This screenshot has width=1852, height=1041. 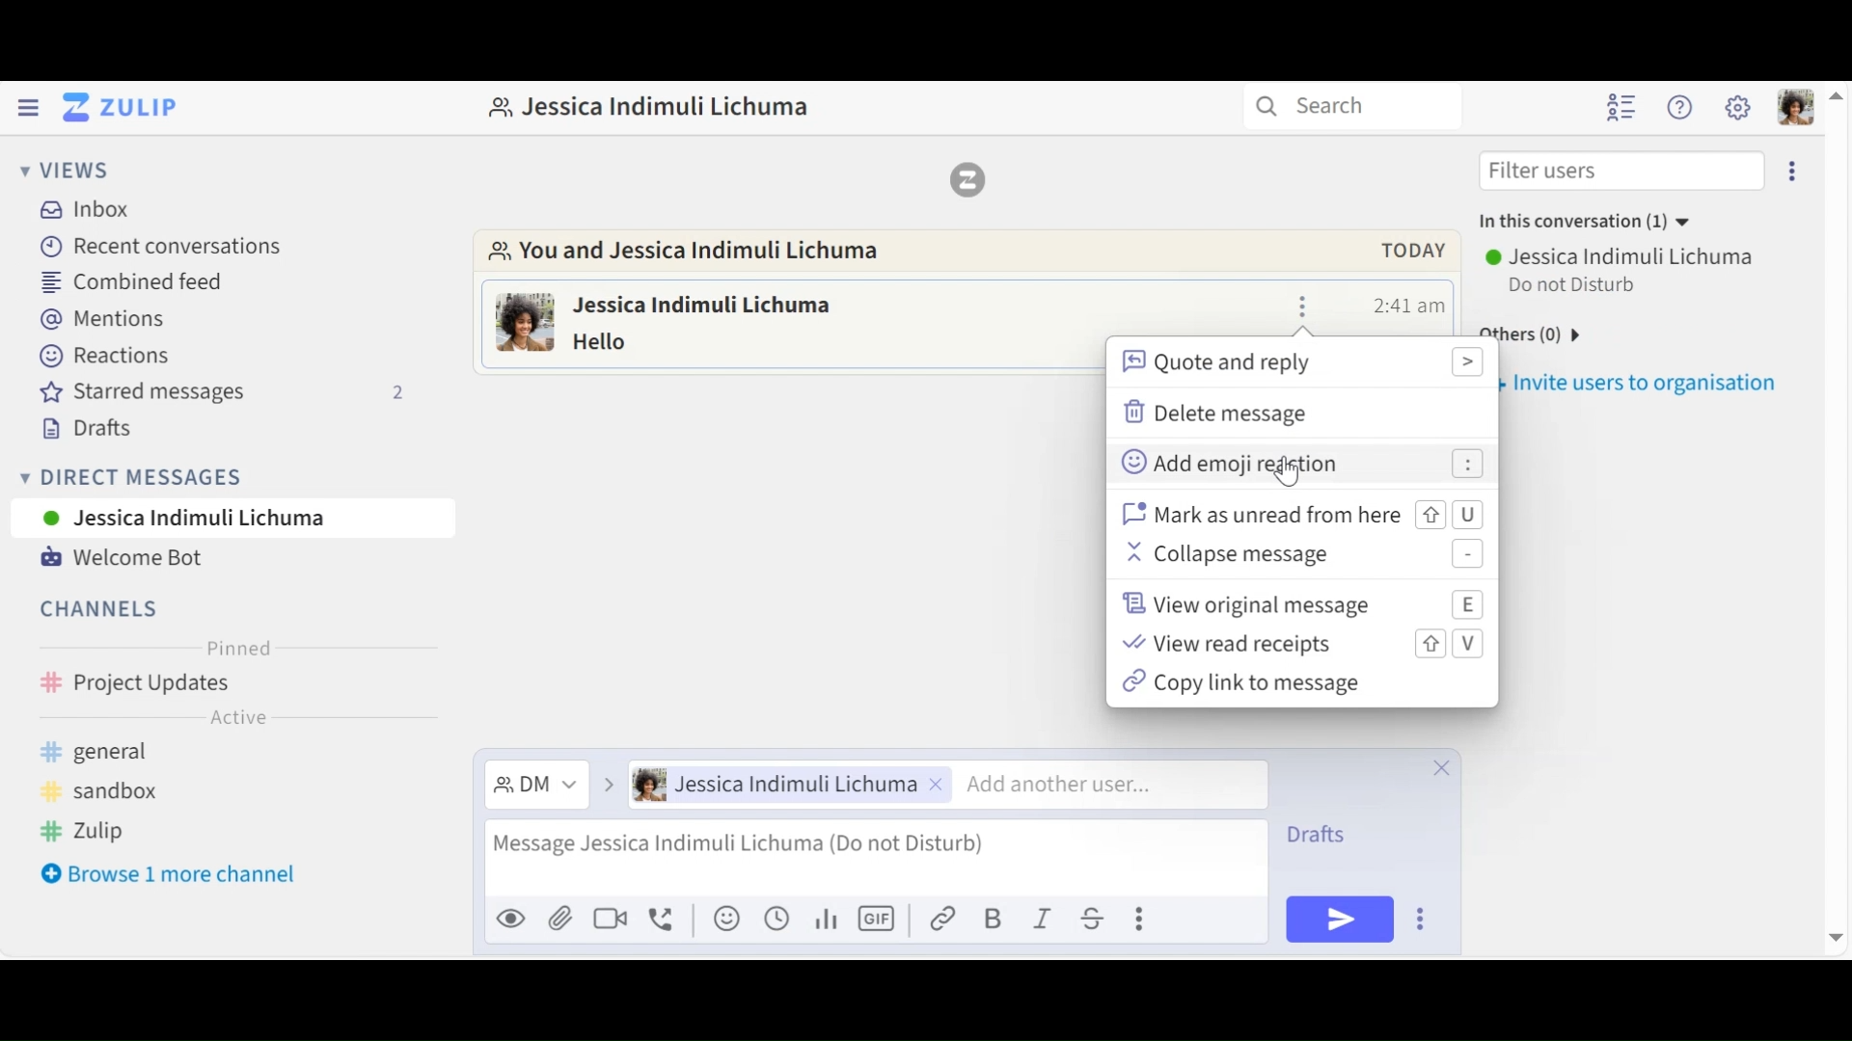 What do you see at coordinates (131, 558) in the screenshot?
I see `` at bounding box center [131, 558].